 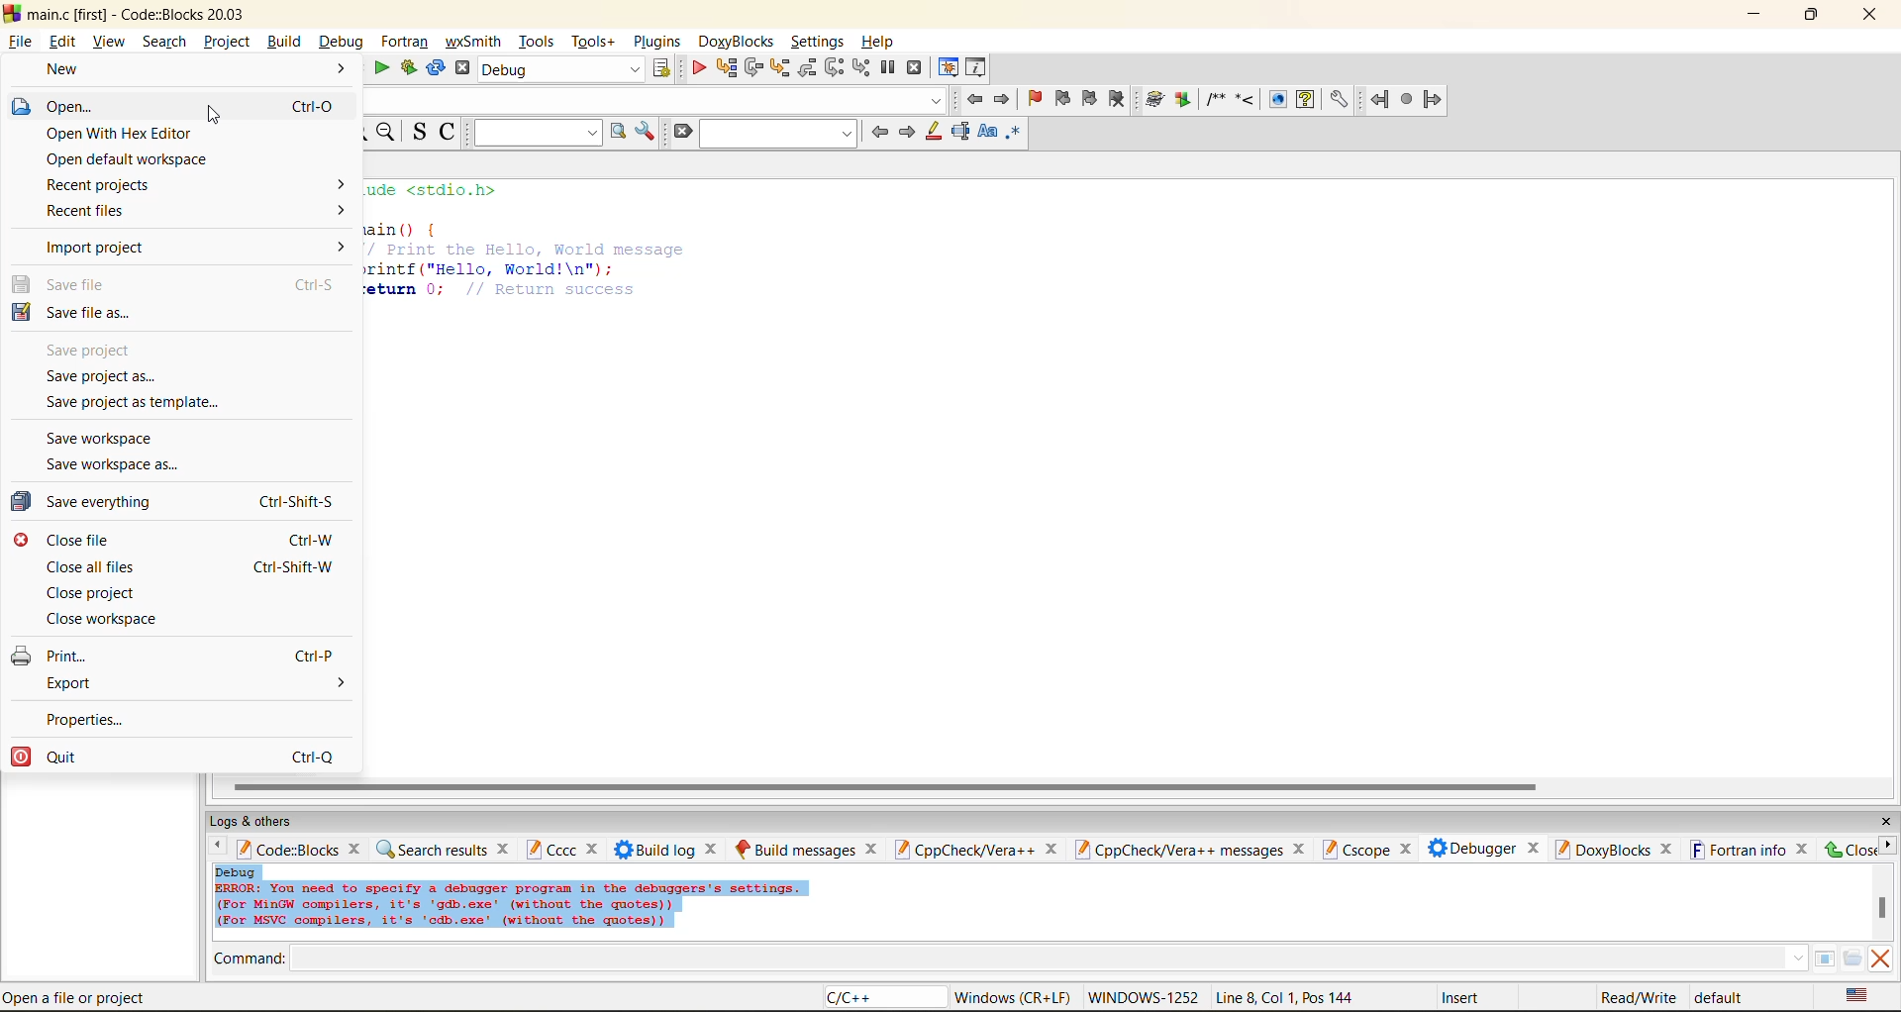 What do you see at coordinates (19, 39) in the screenshot?
I see `file` at bounding box center [19, 39].